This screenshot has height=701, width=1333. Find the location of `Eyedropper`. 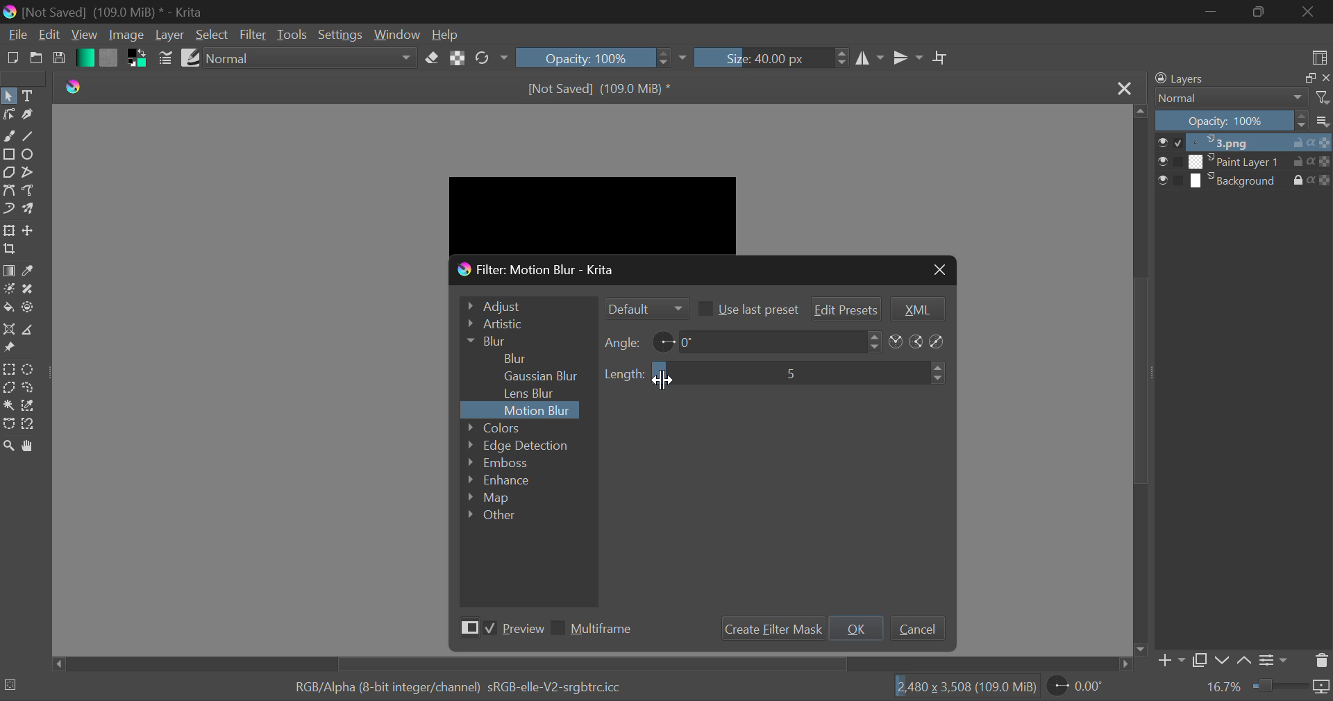

Eyedropper is located at coordinates (31, 271).